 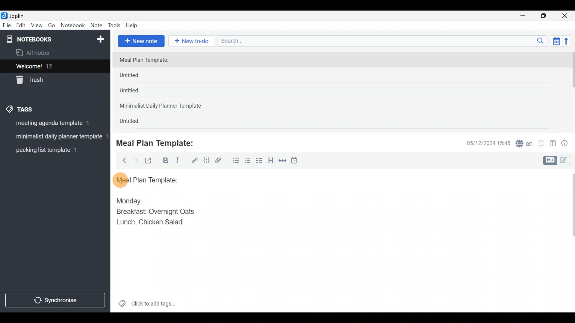 What do you see at coordinates (122, 160) in the screenshot?
I see `Back` at bounding box center [122, 160].